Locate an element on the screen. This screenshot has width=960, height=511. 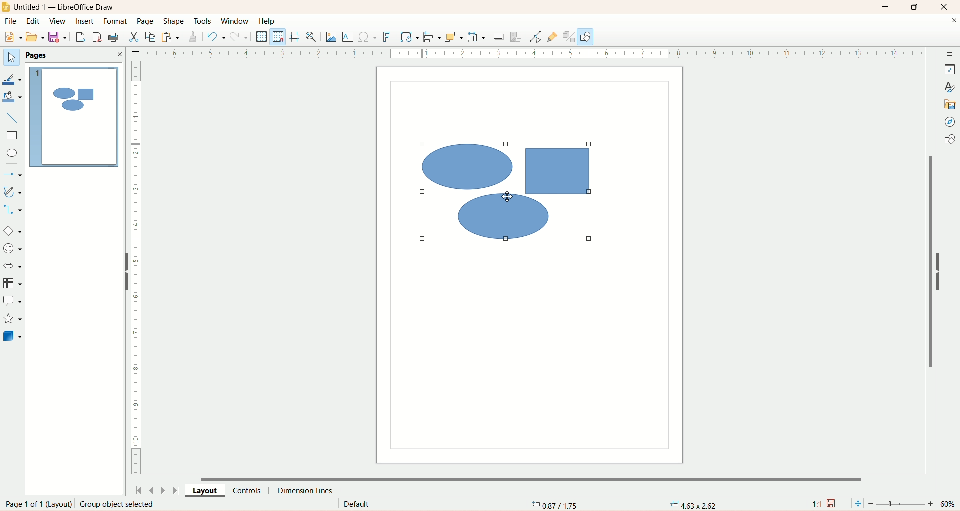
undo is located at coordinates (215, 37).